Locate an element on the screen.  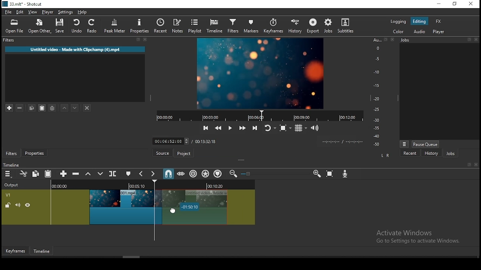
‘Untitled video - Made with Clipchamp (4).mp4 is located at coordinates (75, 49).